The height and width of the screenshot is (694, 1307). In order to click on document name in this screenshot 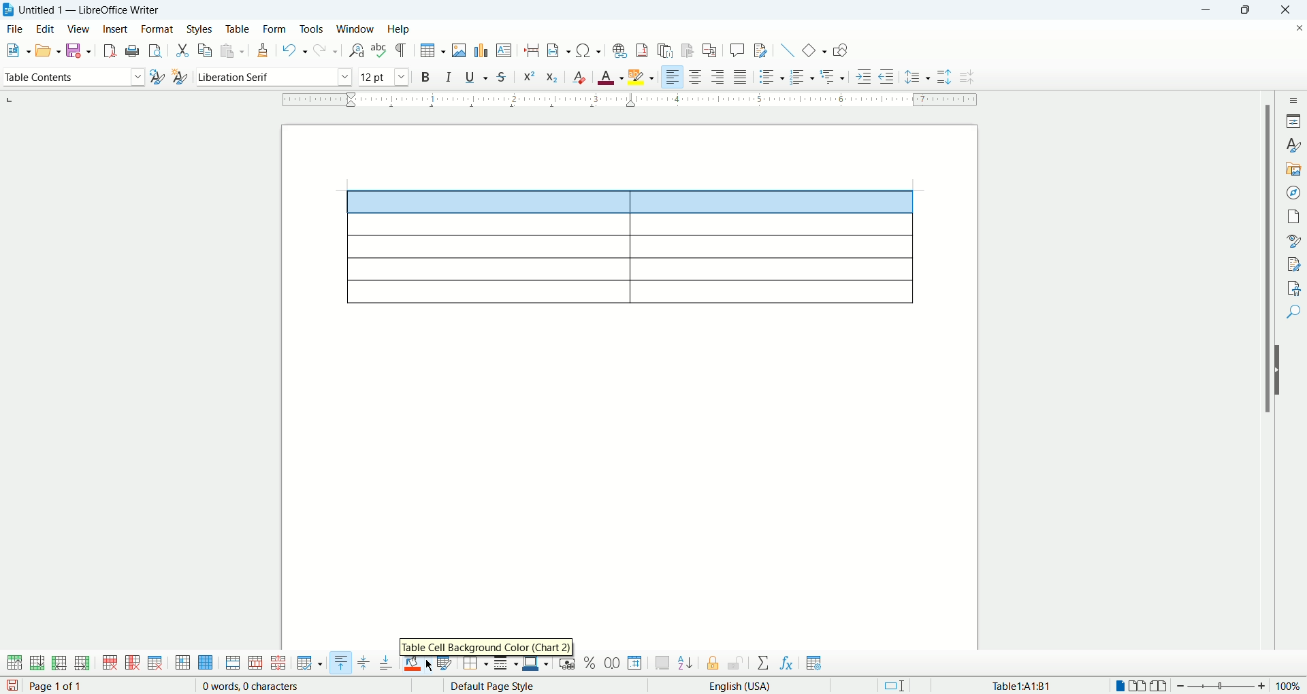, I will do `click(97, 10)`.